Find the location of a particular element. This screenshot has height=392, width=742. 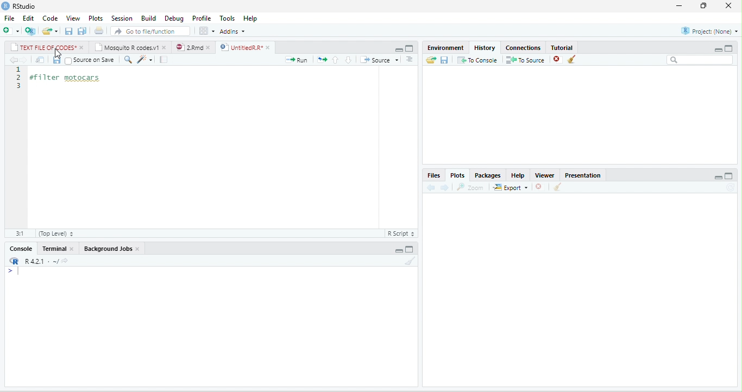

minimize is located at coordinates (399, 250).